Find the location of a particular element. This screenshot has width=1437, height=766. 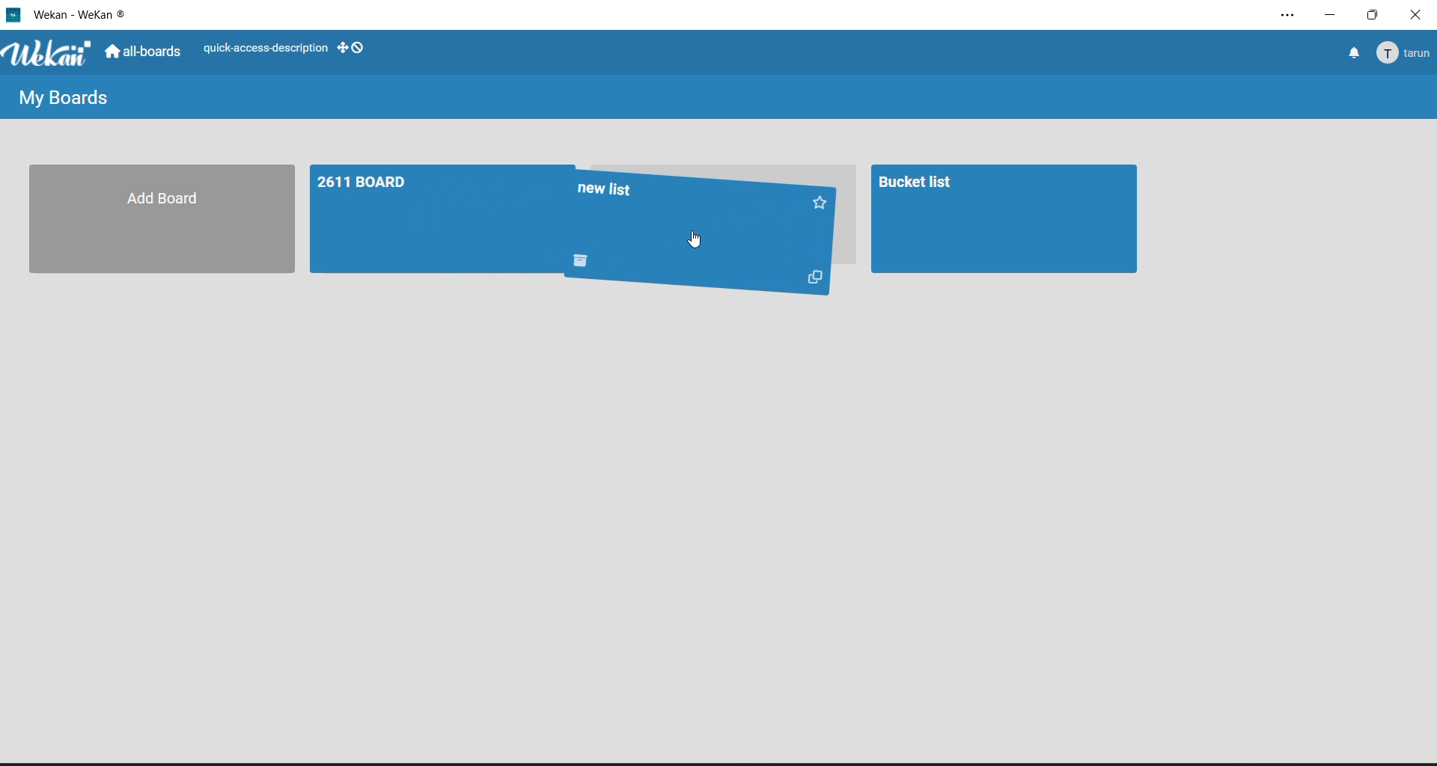

close is located at coordinates (1418, 15).